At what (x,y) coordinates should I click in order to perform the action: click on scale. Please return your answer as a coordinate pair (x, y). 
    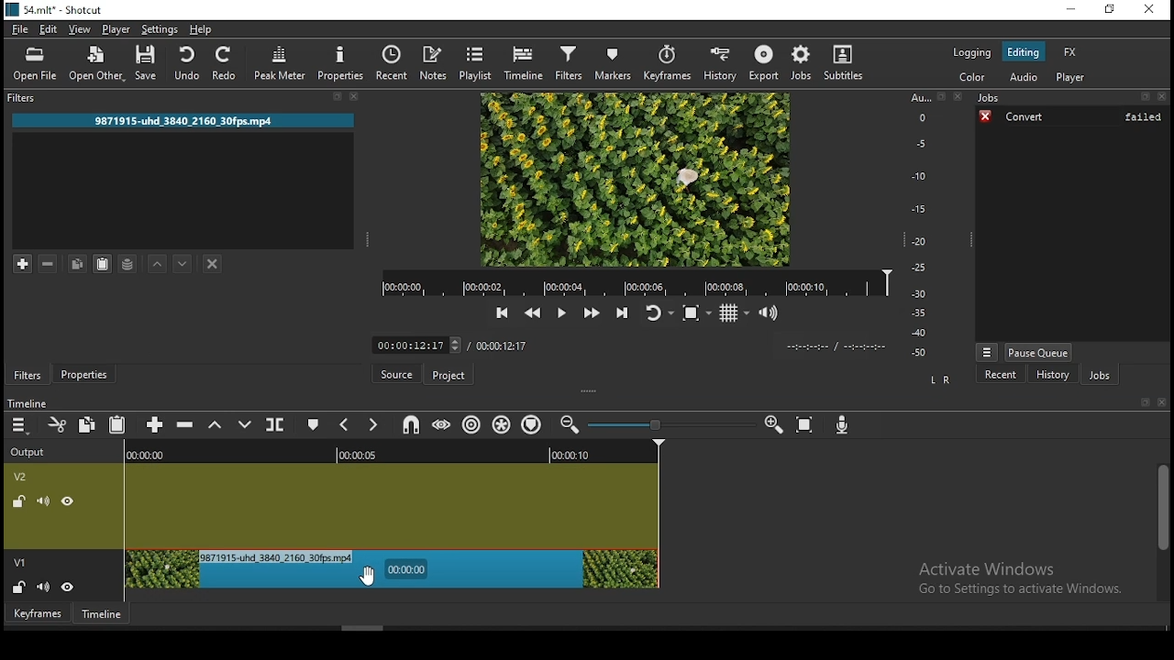
    Looking at the image, I should click on (921, 225).